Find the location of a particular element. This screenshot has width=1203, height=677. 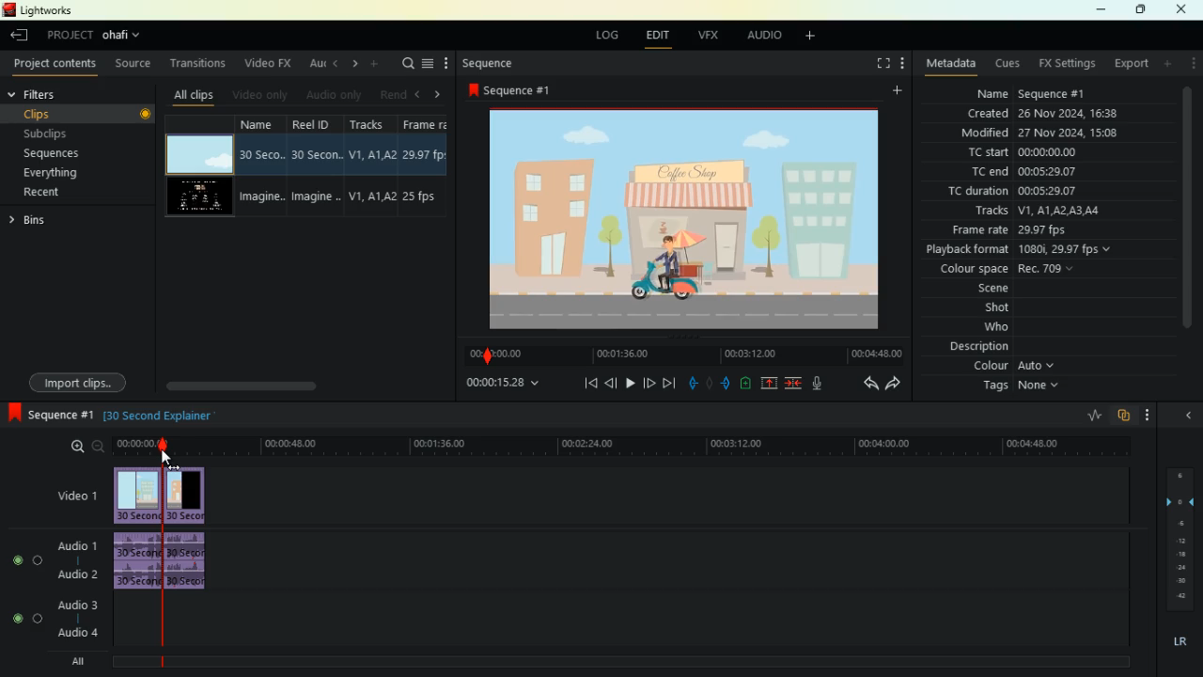

menu is located at coordinates (1190, 64).